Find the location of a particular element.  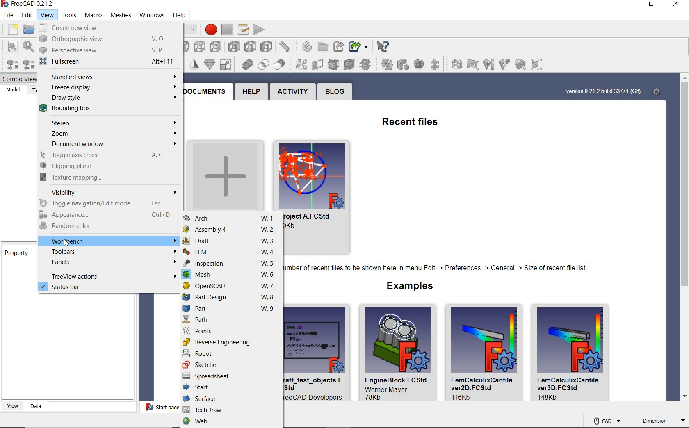

fullscreen is located at coordinates (105, 61).